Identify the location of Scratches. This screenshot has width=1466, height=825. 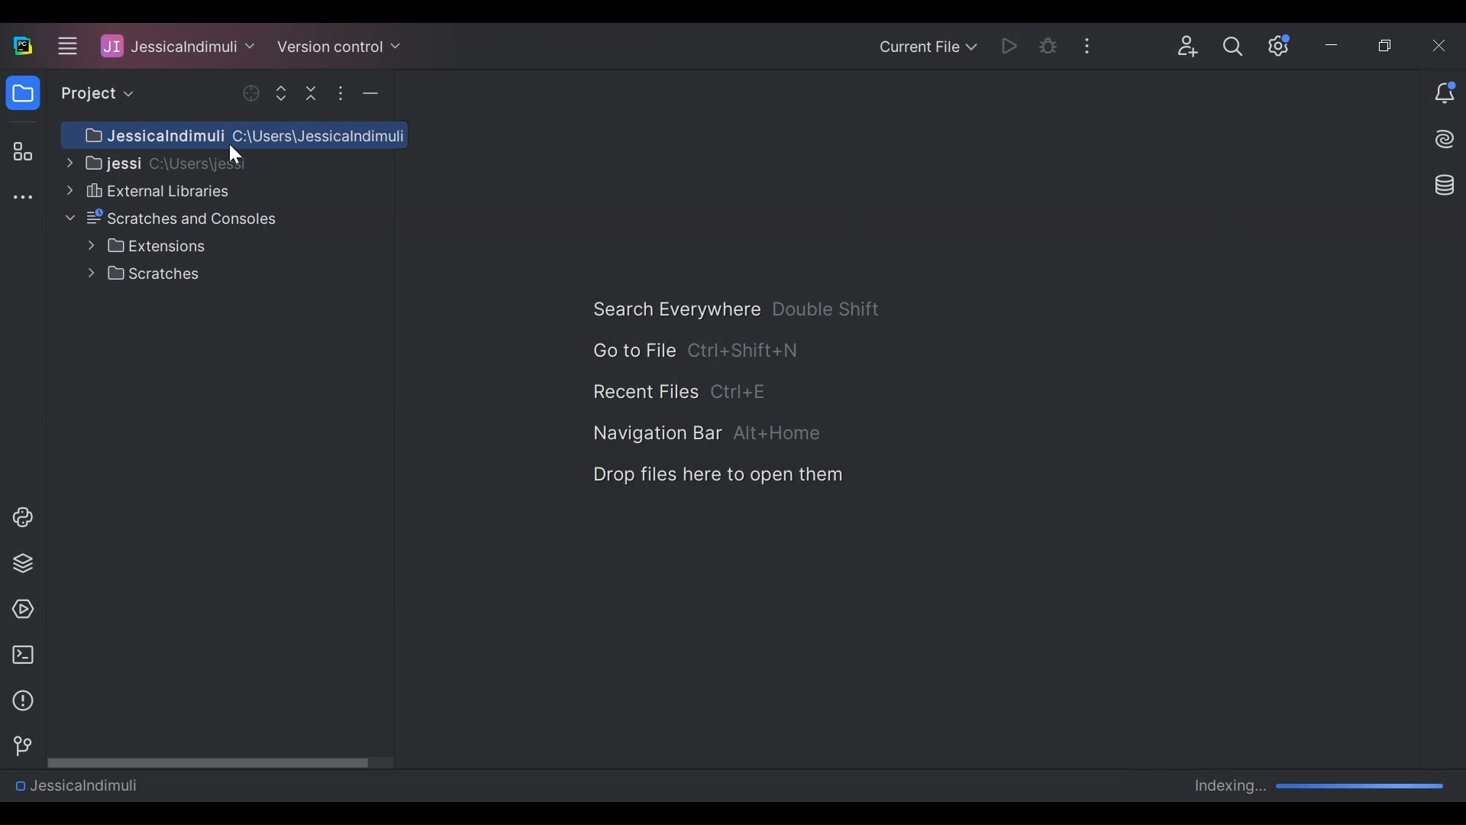
(147, 273).